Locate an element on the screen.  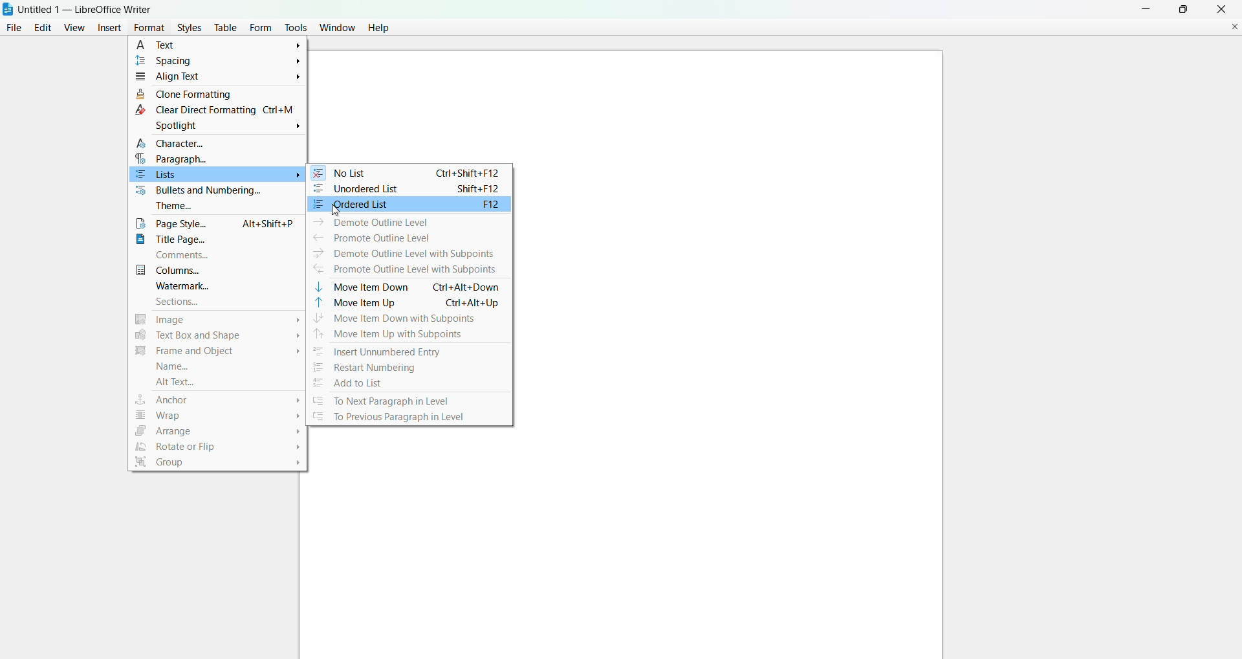
unordered list Shift+F12 is located at coordinates (409, 191).